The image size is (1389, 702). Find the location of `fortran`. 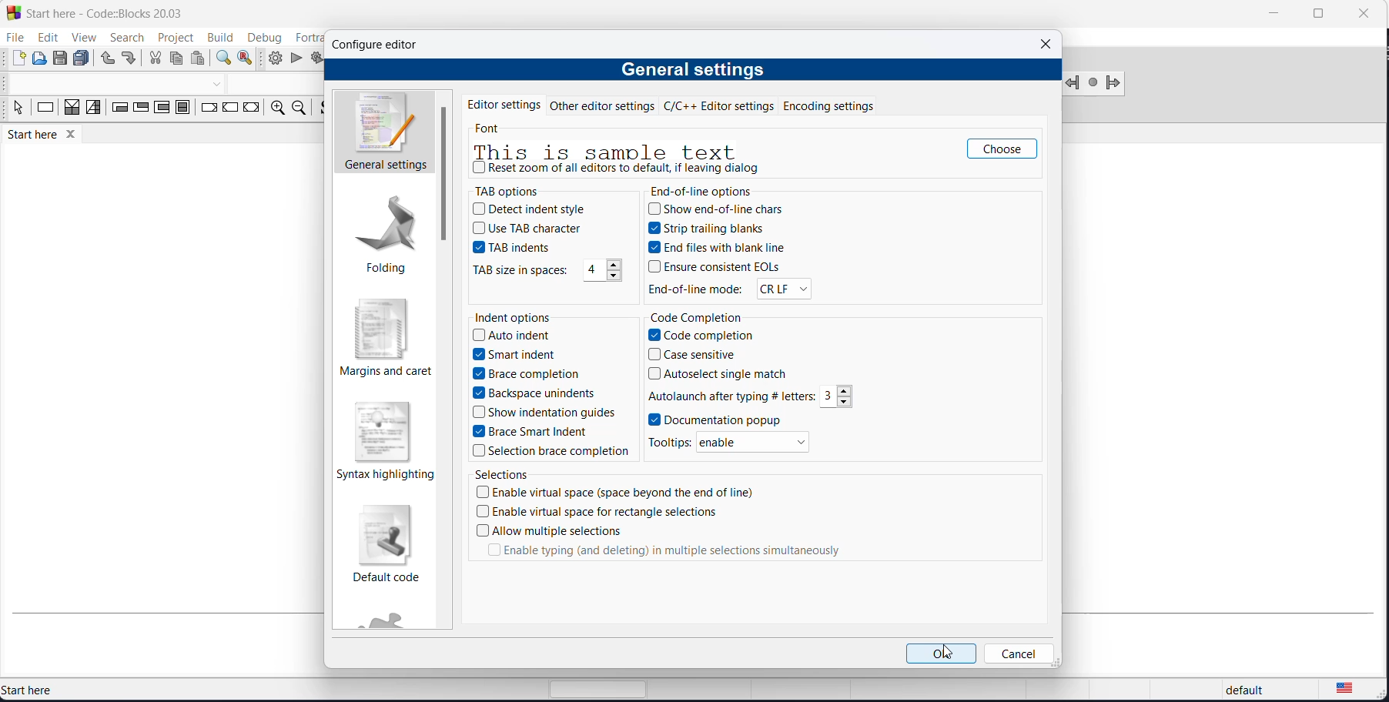

fortran is located at coordinates (305, 35).